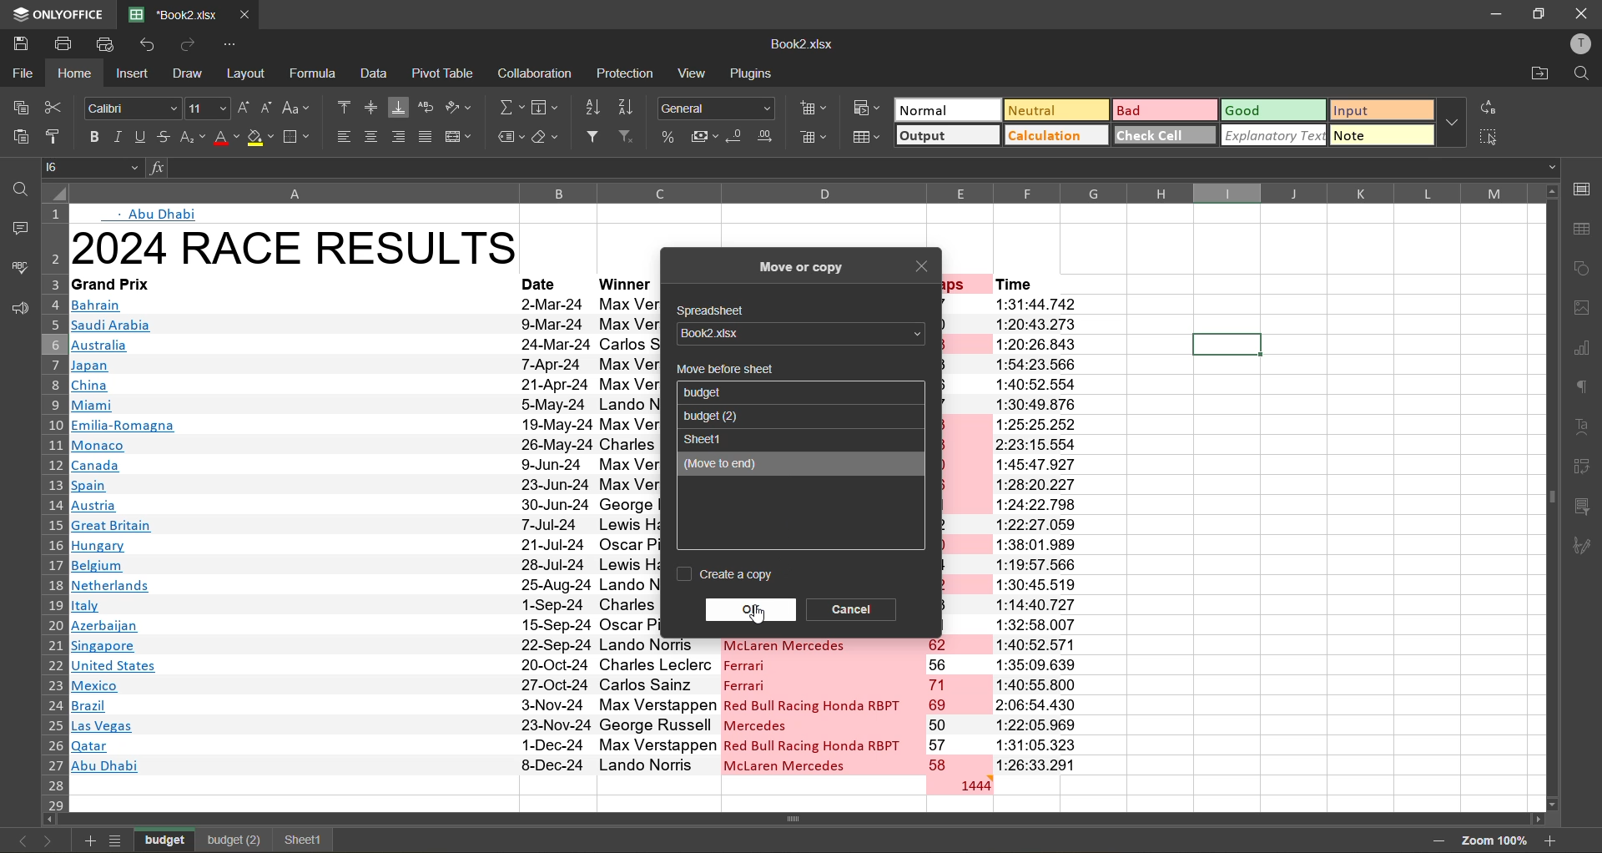 The width and height of the screenshot is (1602, 853). I want to click on format as table, so click(868, 137).